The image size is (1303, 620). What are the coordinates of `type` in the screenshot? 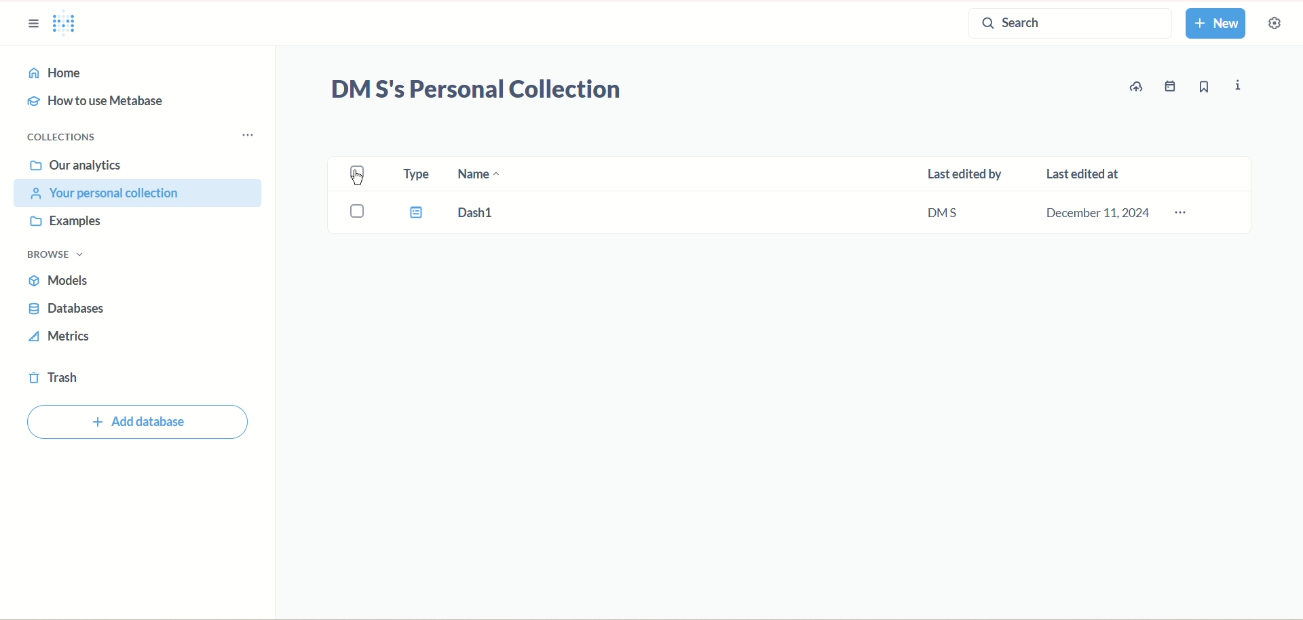 It's located at (414, 173).